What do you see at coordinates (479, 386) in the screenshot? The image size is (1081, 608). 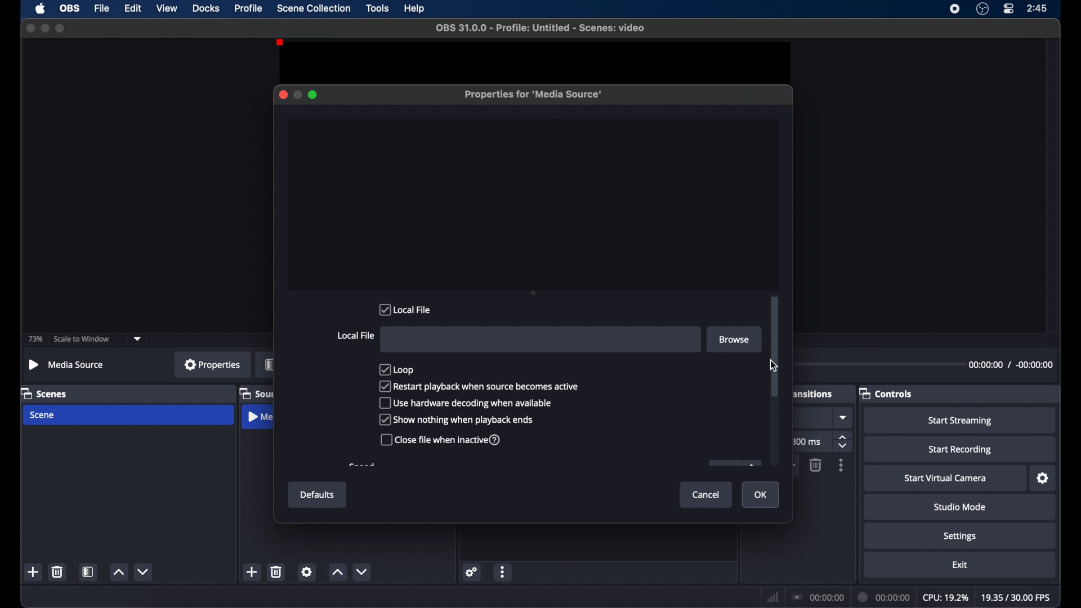 I see `checkbox` at bounding box center [479, 386].